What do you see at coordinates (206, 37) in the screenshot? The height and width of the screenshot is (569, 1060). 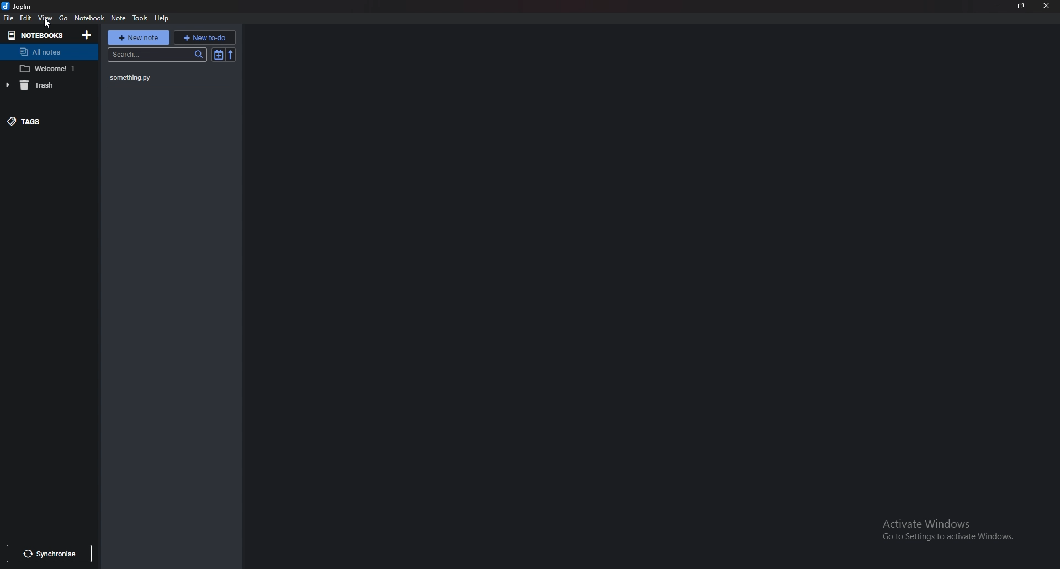 I see `new To do` at bounding box center [206, 37].